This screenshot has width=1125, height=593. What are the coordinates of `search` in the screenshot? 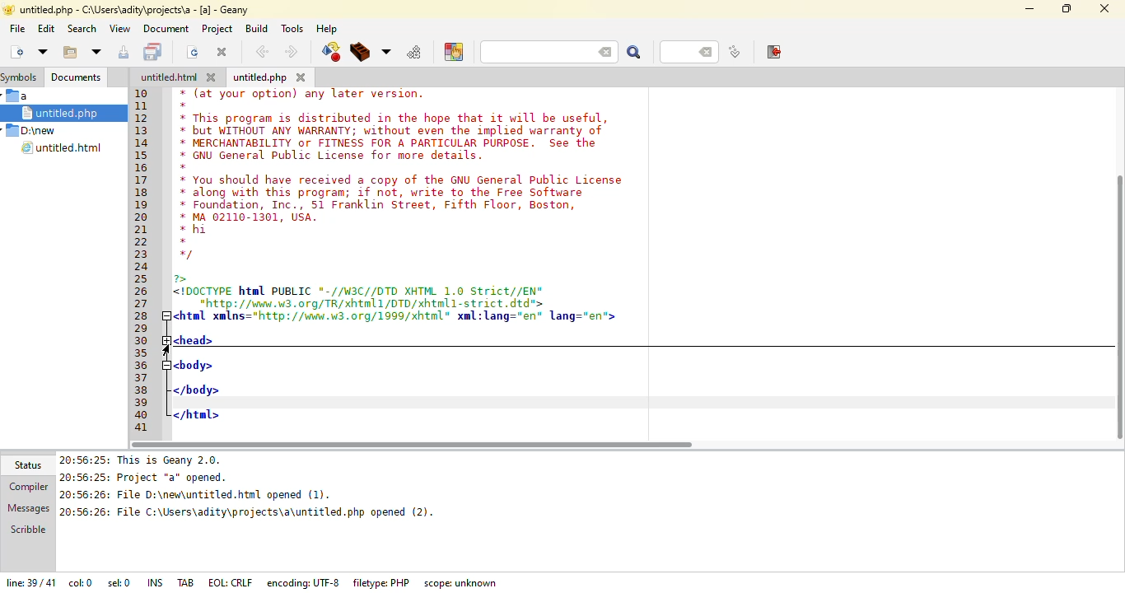 It's located at (532, 53).